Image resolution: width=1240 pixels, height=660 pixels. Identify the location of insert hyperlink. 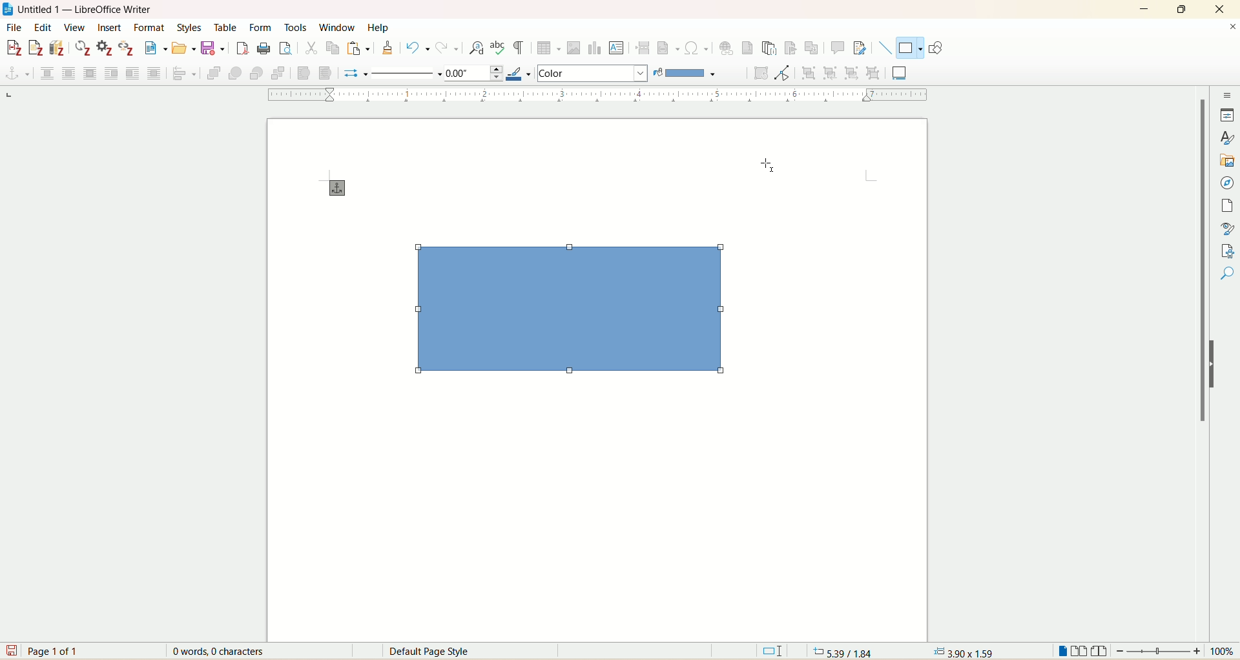
(727, 46).